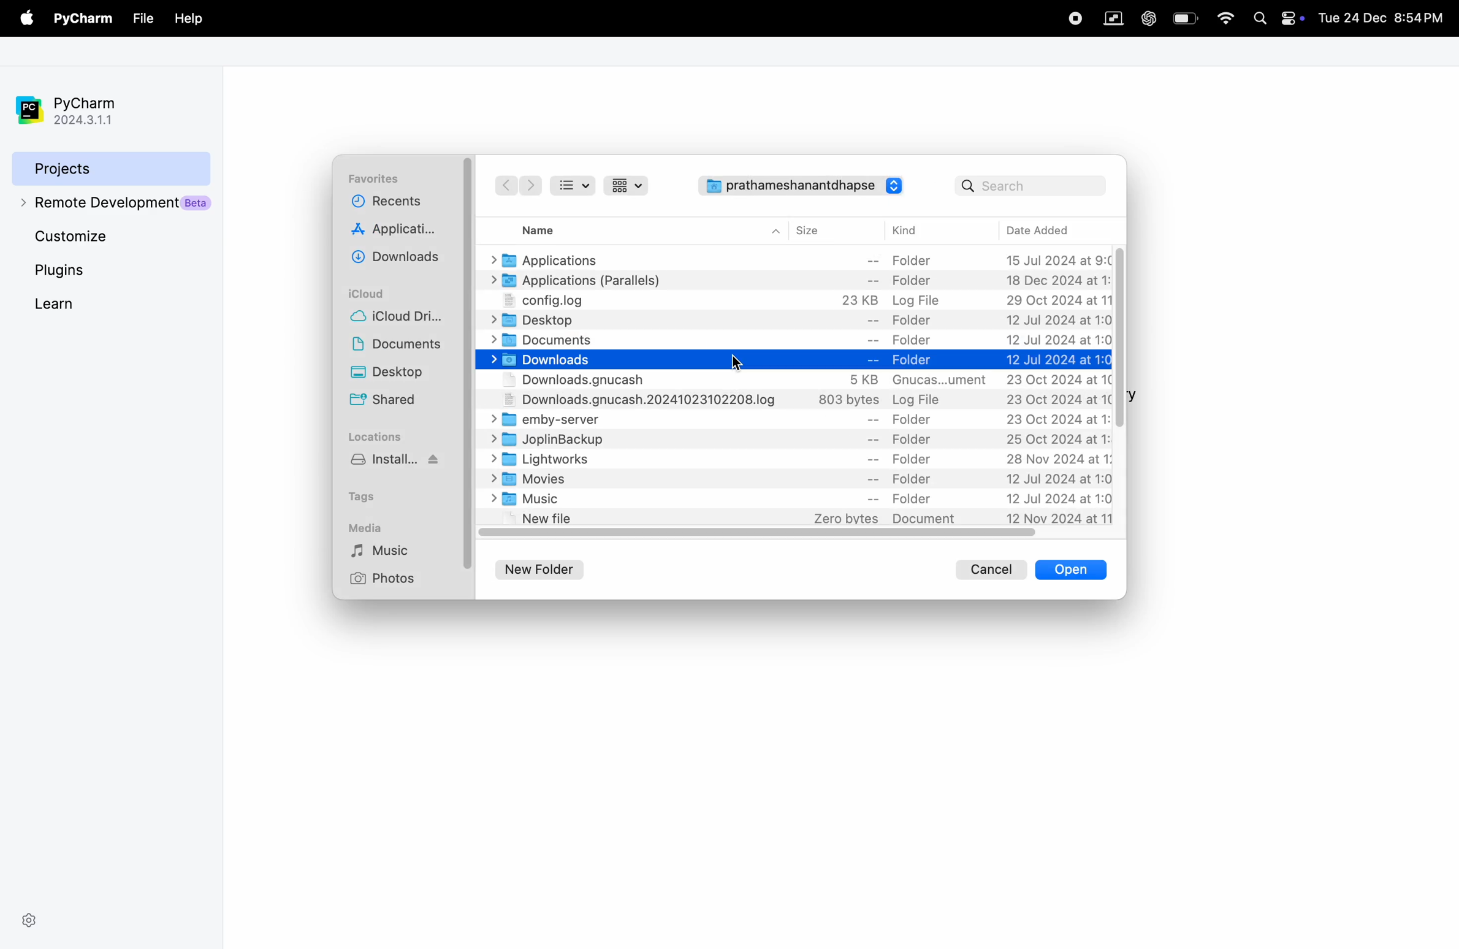 This screenshot has height=949, width=1459. I want to click on backward, so click(505, 185).